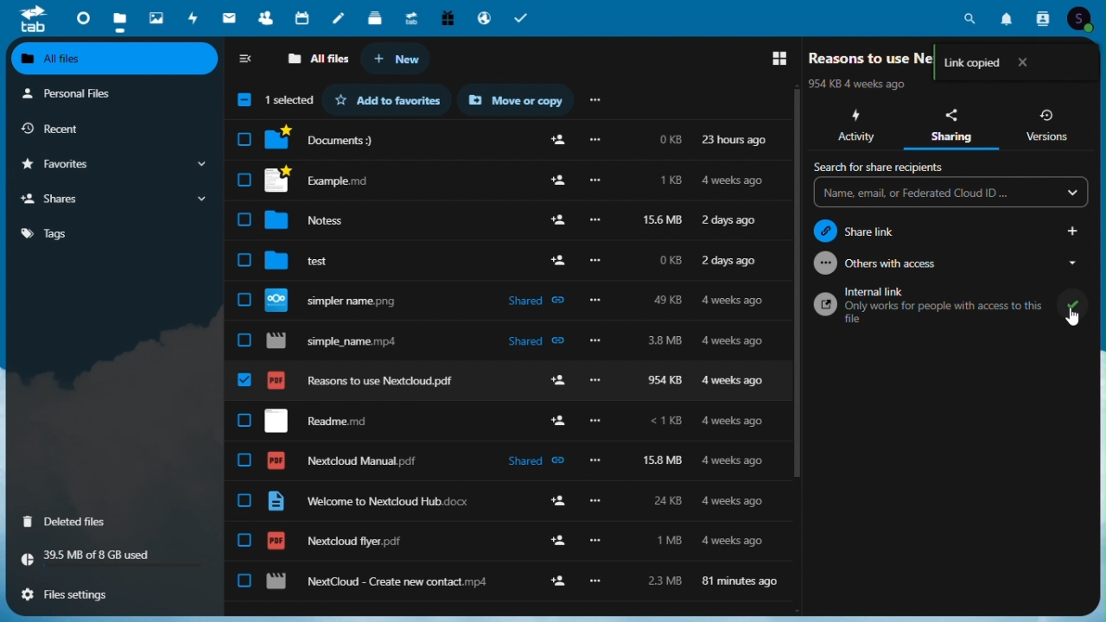 This screenshot has width=1106, height=622. Describe the element at coordinates (792, 282) in the screenshot. I see `scroll bar` at that location.